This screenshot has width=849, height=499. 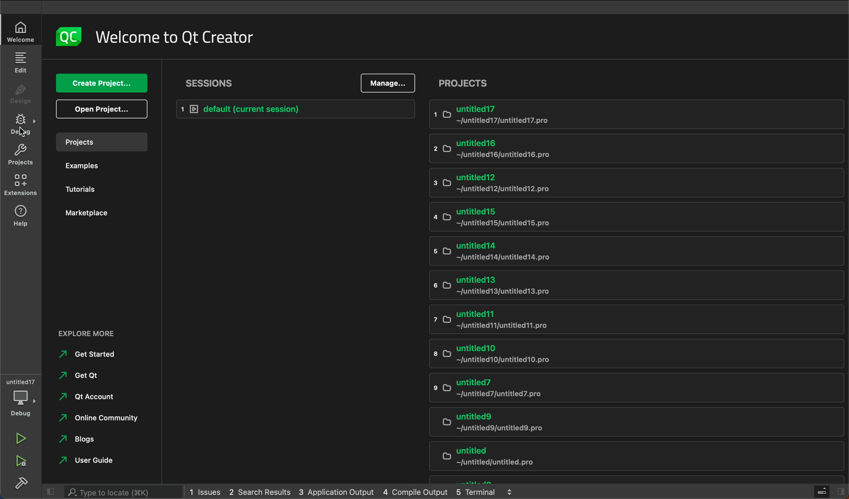 What do you see at coordinates (23, 125) in the screenshot?
I see `DEBUG` at bounding box center [23, 125].